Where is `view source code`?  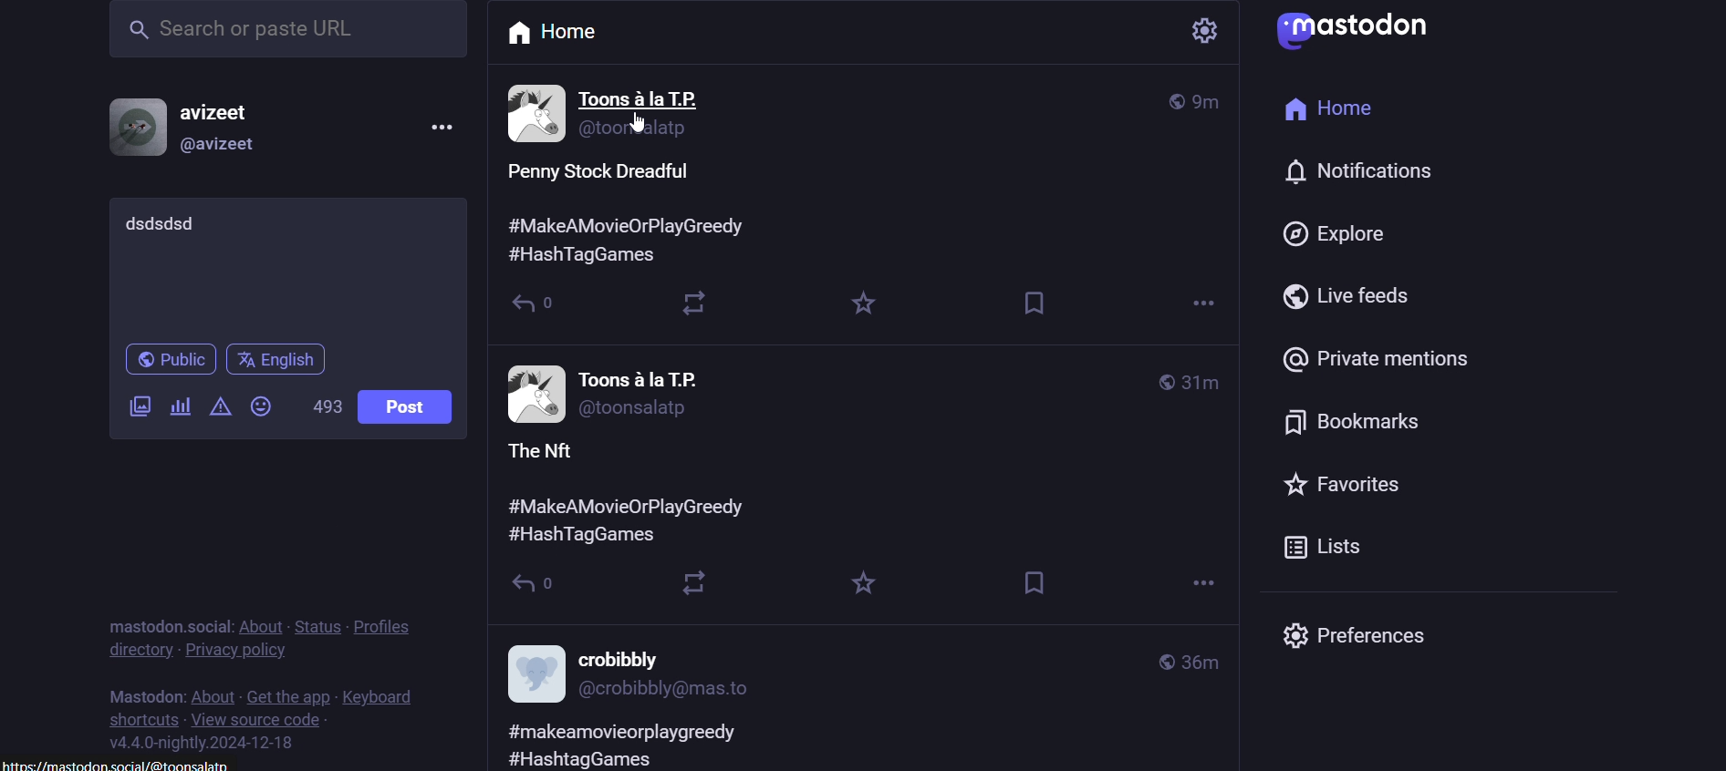
view source code is located at coordinates (263, 722).